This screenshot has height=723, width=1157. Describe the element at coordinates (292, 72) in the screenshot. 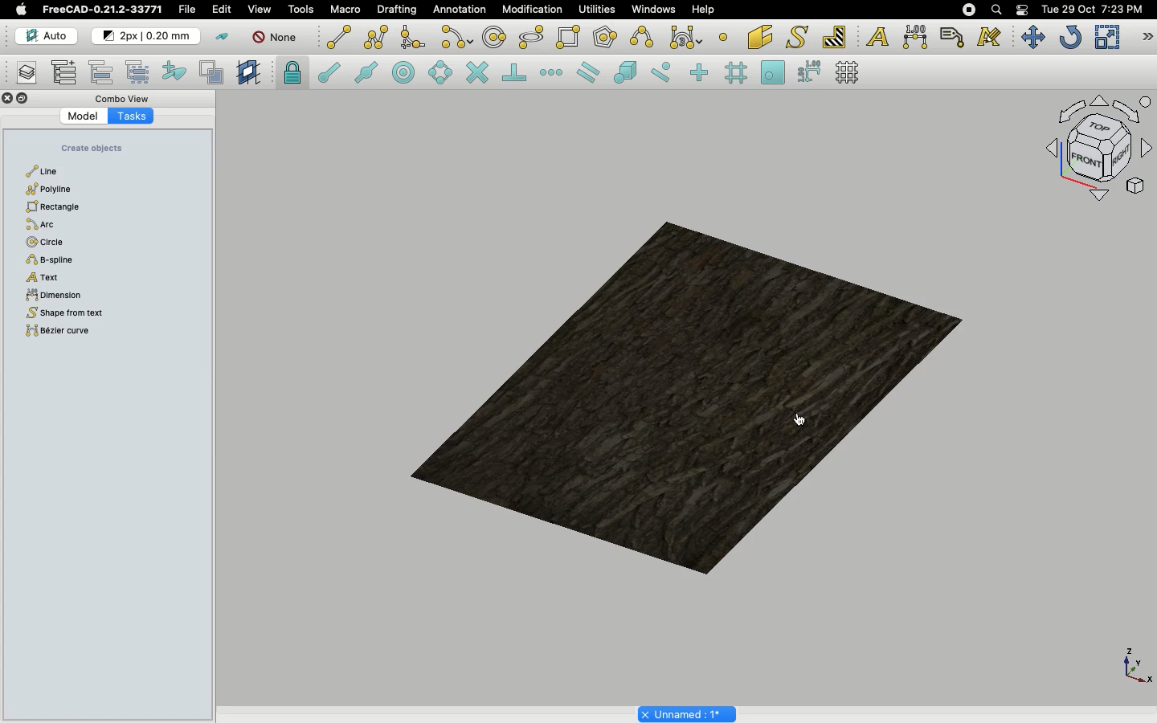

I see `Snap lock` at that location.